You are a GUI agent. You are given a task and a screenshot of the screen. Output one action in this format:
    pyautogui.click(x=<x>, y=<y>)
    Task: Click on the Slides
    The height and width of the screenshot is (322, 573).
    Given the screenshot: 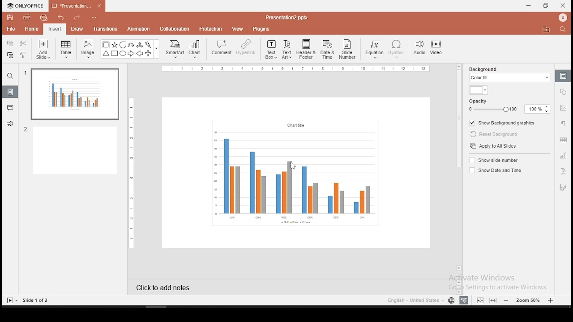 What is the action you would take?
    pyautogui.click(x=28, y=300)
    